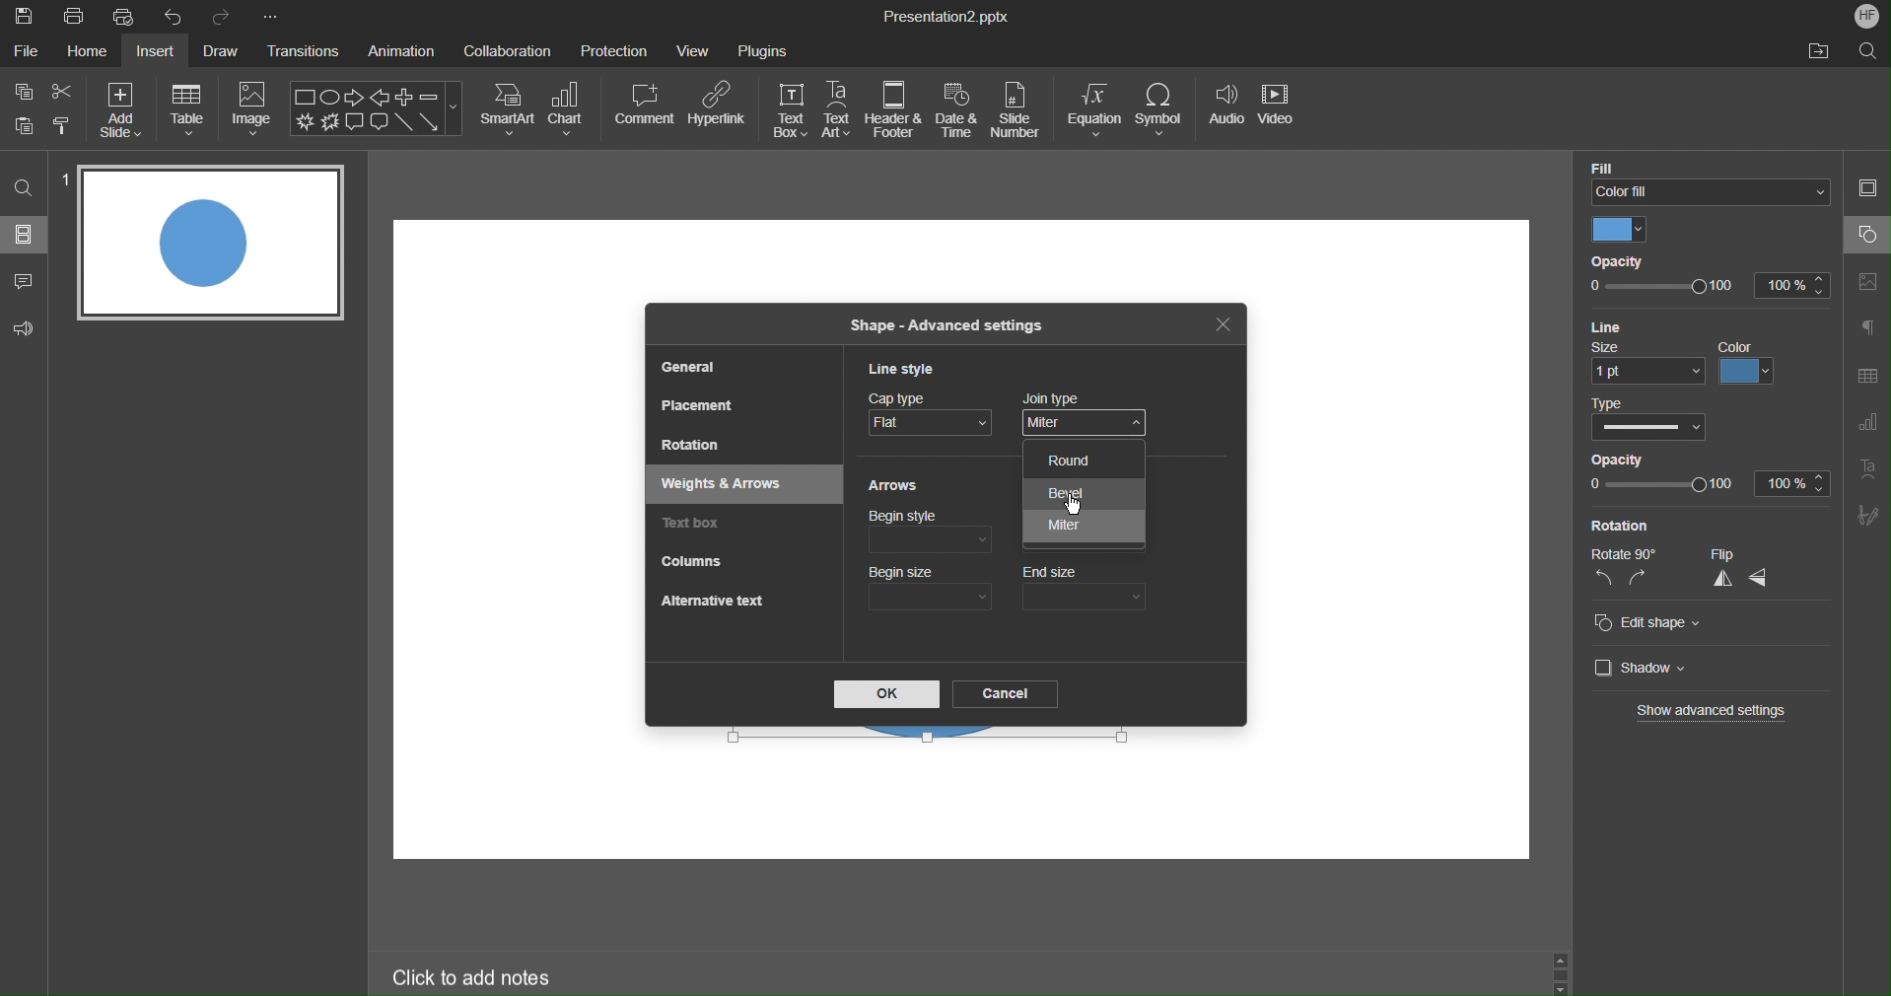 This screenshot has width=1891, height=996. Describe the element at coordinates (694, 403) in the screenshot. I see `Placement` at that location.